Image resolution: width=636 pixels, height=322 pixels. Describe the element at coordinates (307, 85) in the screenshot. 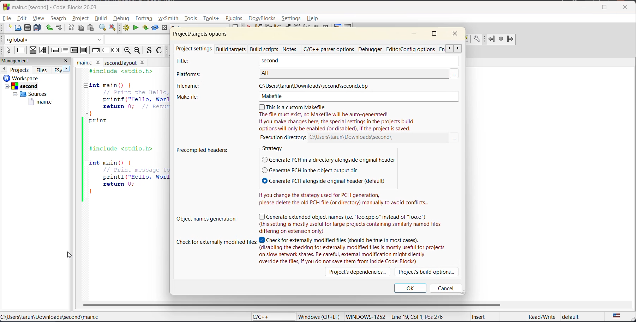

I see `filename` at that location.